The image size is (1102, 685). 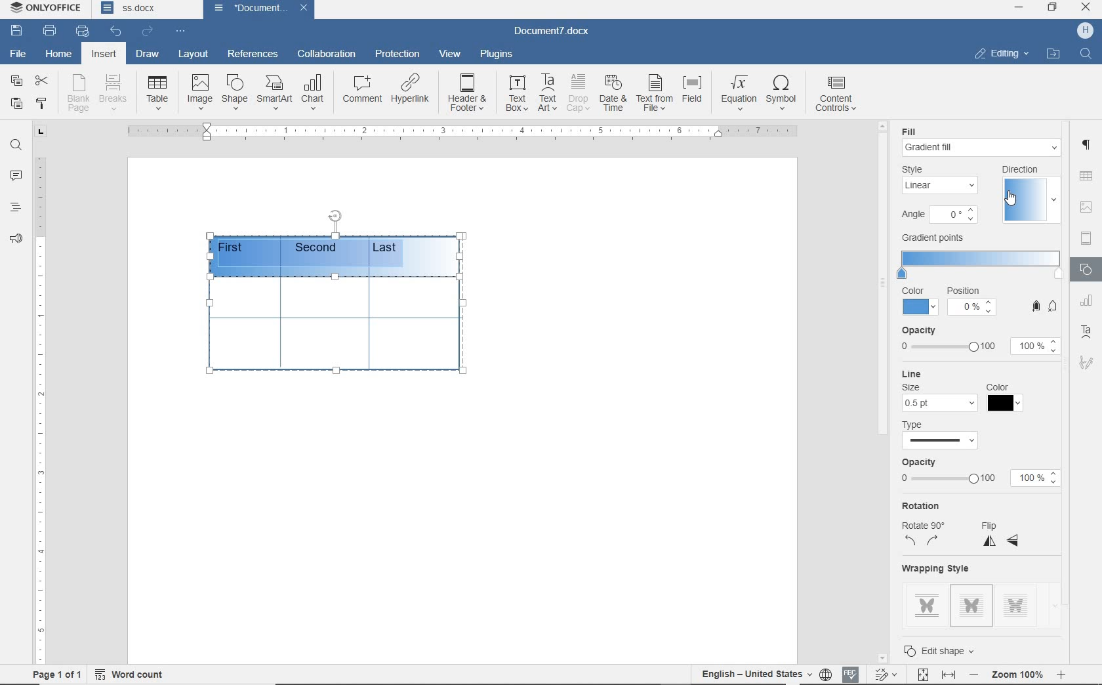 What do you see at coordinates (655, 92) in the screenshot?
I see `text from file` at bounding box center [655, 92].